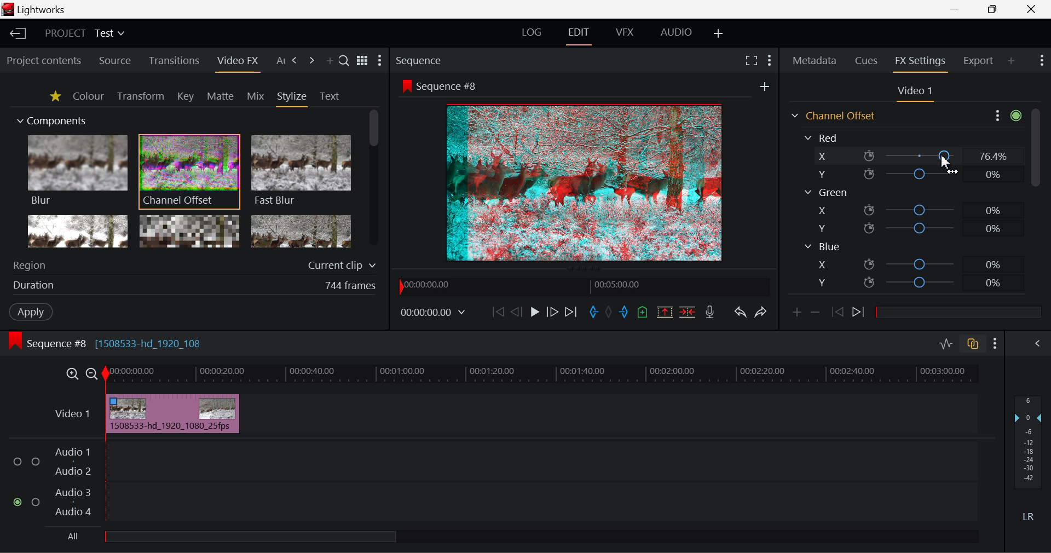  Describe the element at coordinates (913, 281) in the screenshot. I see `Blue Y` at that location.